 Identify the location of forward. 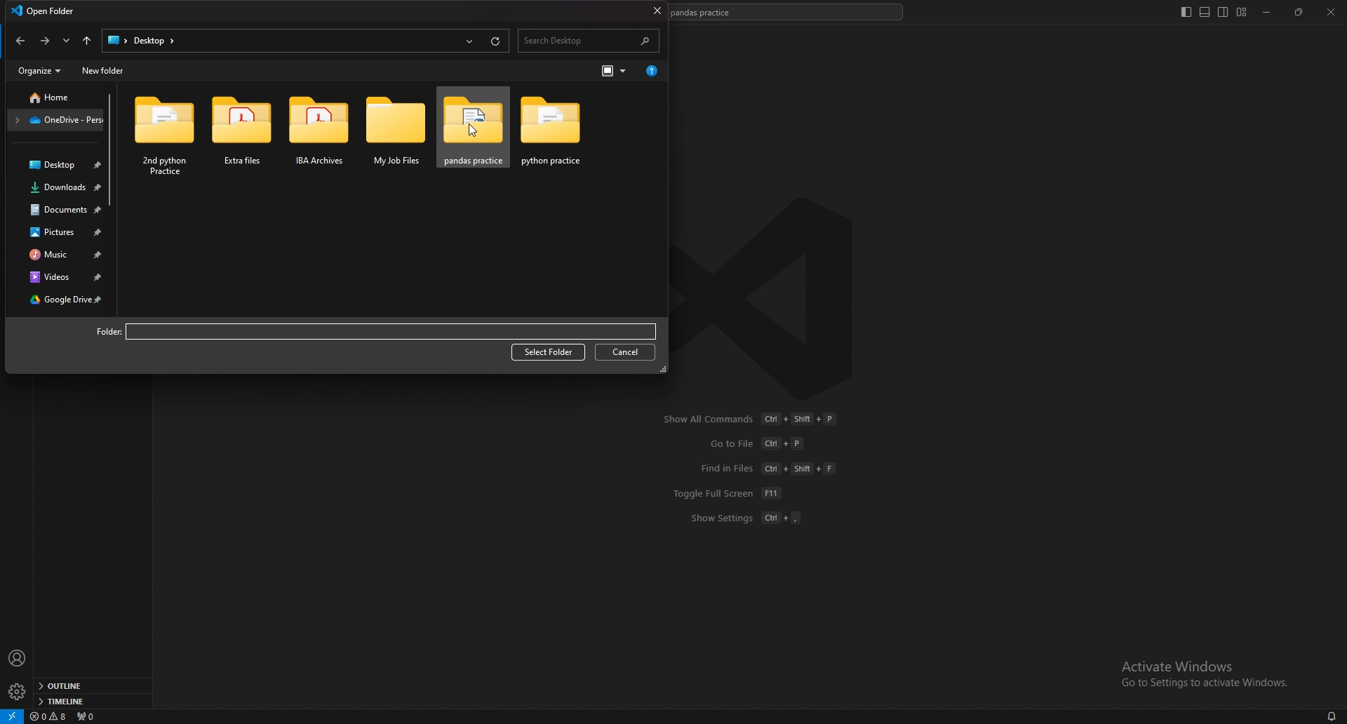
(44, 41).